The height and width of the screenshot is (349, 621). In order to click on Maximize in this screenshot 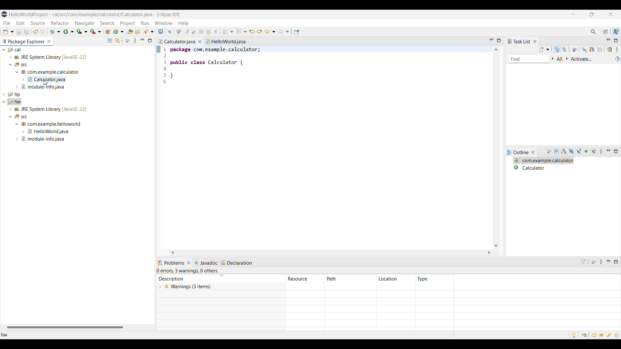, I will do `click(616, 151)`.